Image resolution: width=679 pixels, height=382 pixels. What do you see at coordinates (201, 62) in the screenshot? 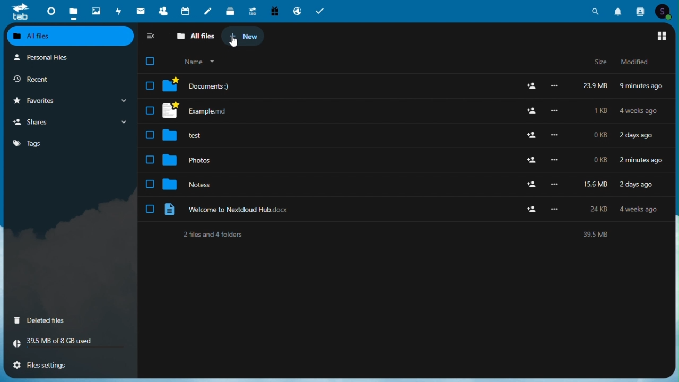
I see `Name ` at bounding box center [201, 62].